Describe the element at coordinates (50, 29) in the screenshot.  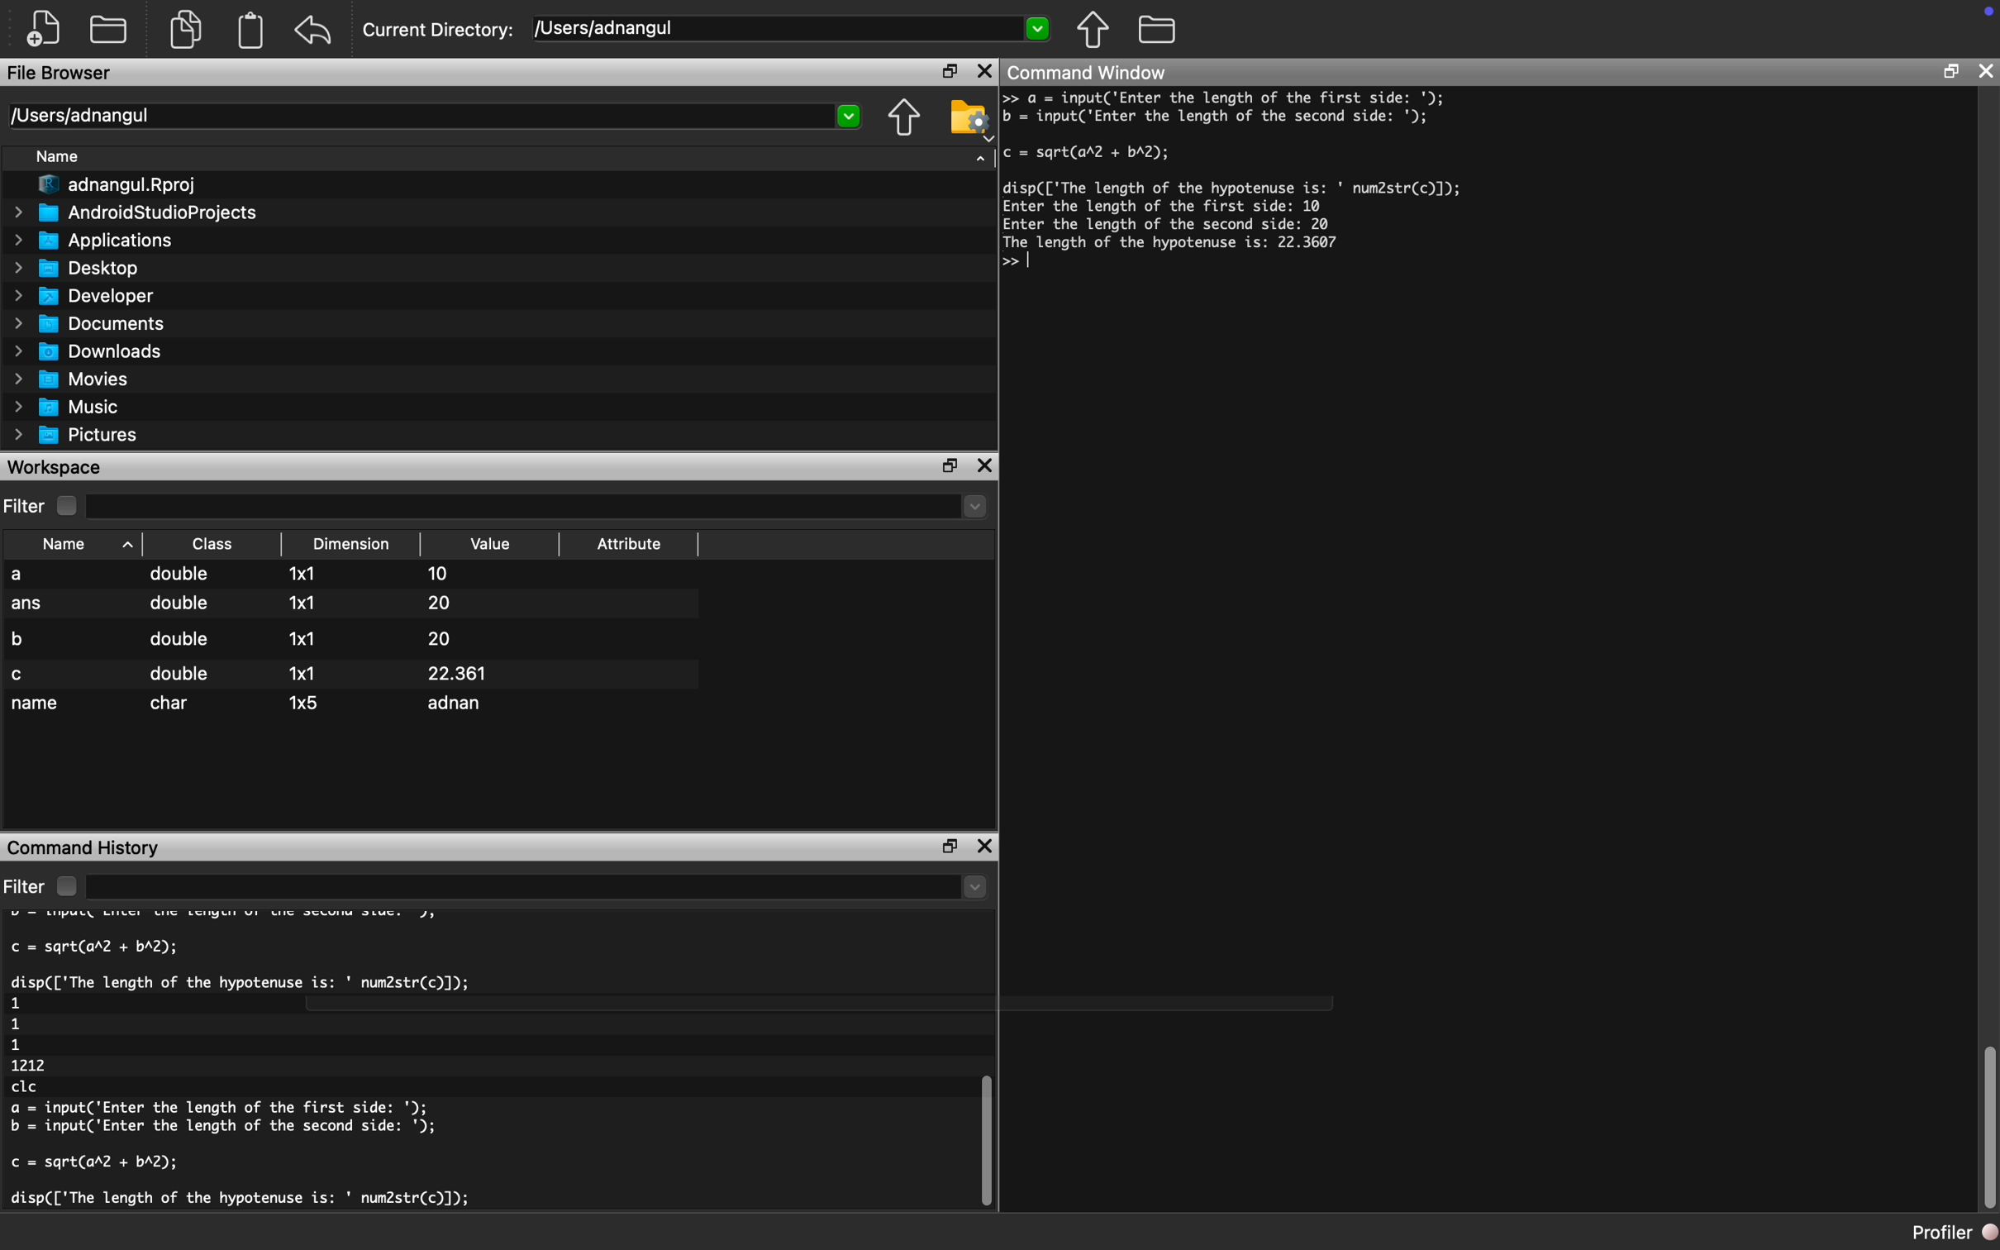
I see `create new` at that location.